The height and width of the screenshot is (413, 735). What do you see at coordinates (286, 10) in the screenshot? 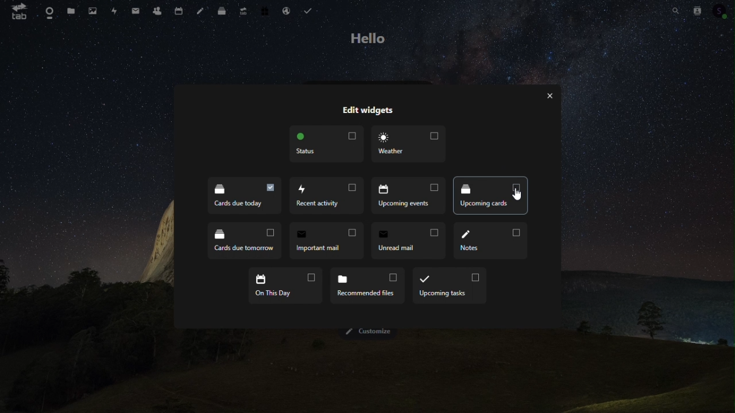
I see `Email hosting` at bounding box center [286, 10].